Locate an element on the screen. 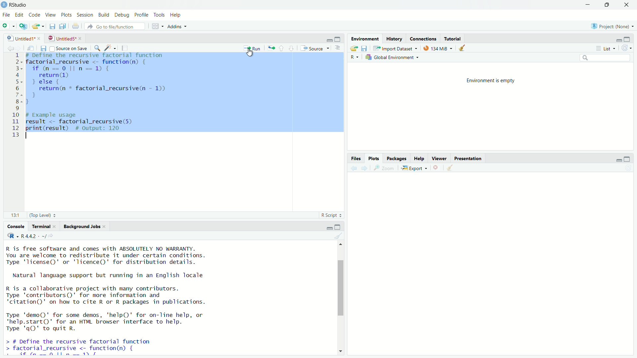  Save current document (Ctrl + S) is located at coordinates (43, 48).